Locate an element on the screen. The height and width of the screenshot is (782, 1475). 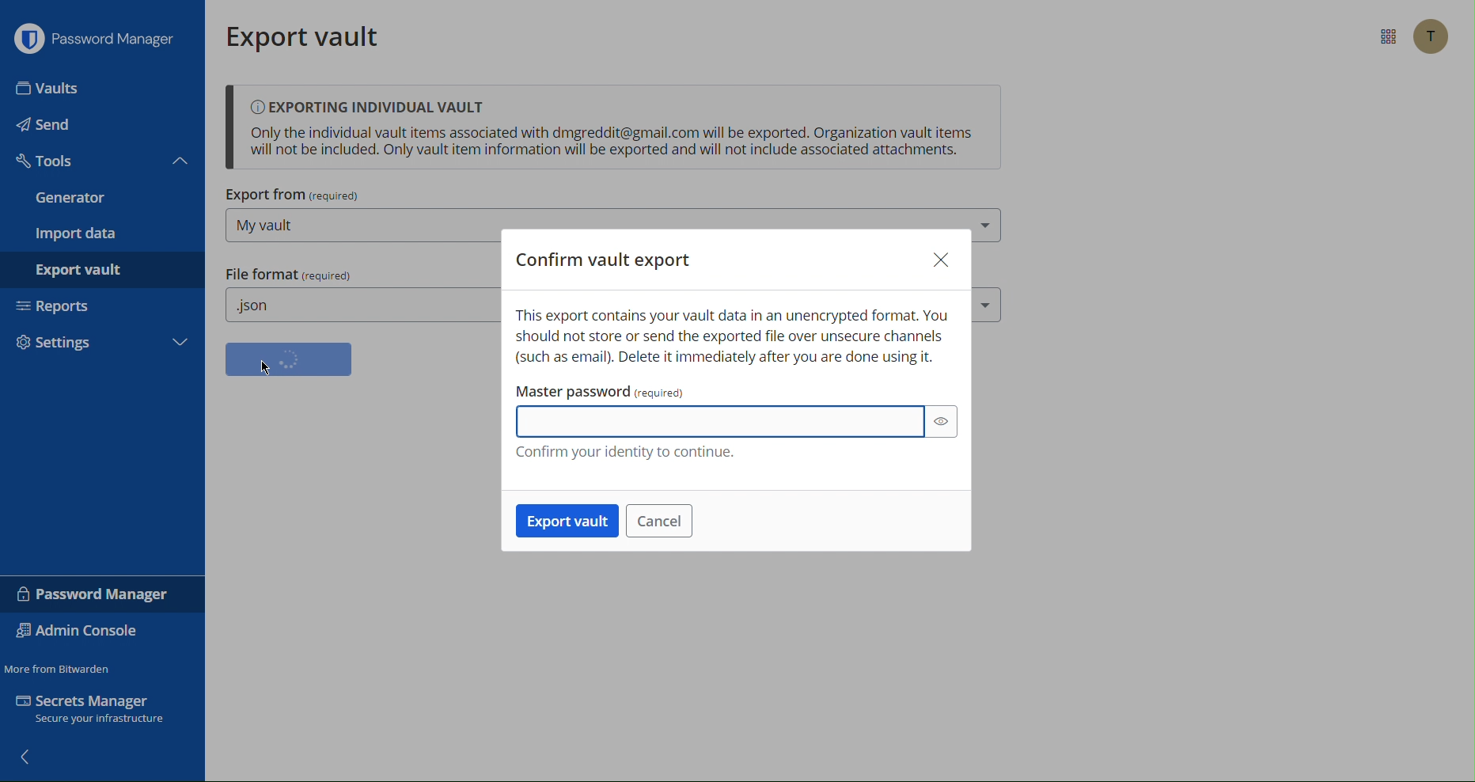
Export is located at coordinates (83, 268).